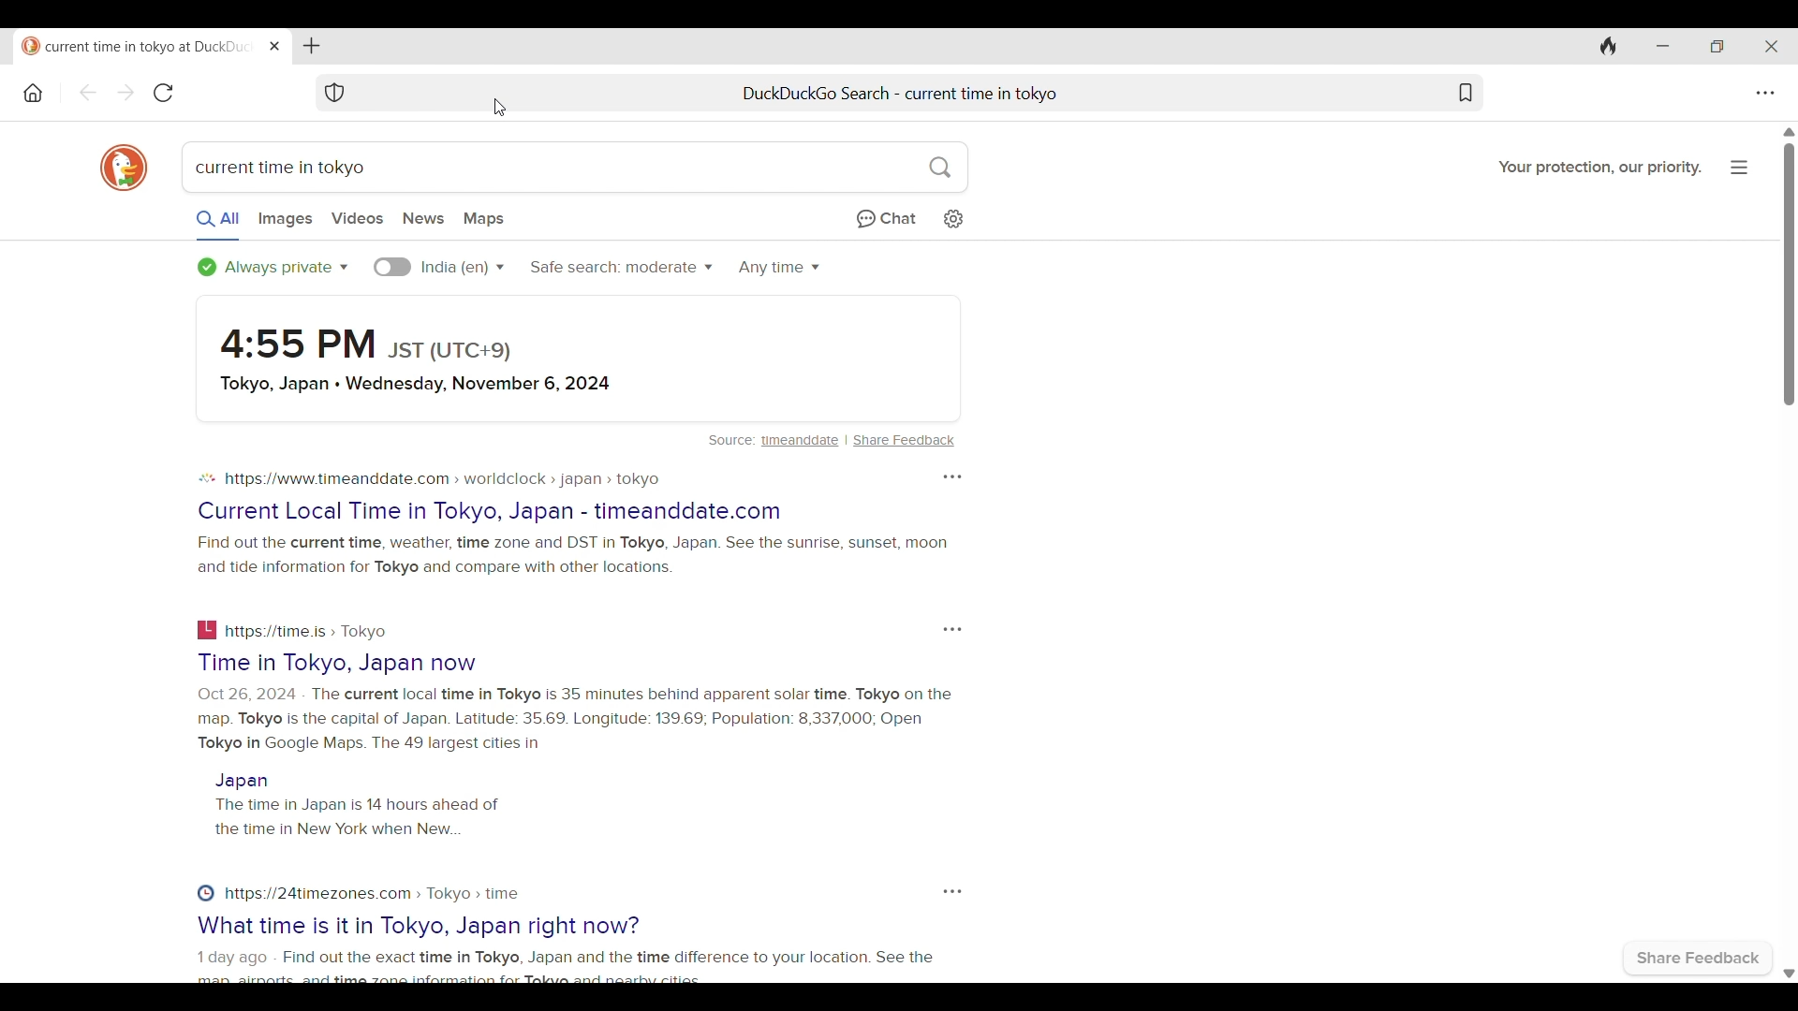 This screenshot has width=1798, height=1011. Describe the element at coordinates (446, 479) in the screenshot. I see `https://www.timeanddate.com > worldclock > japan > tokyo` at that location.